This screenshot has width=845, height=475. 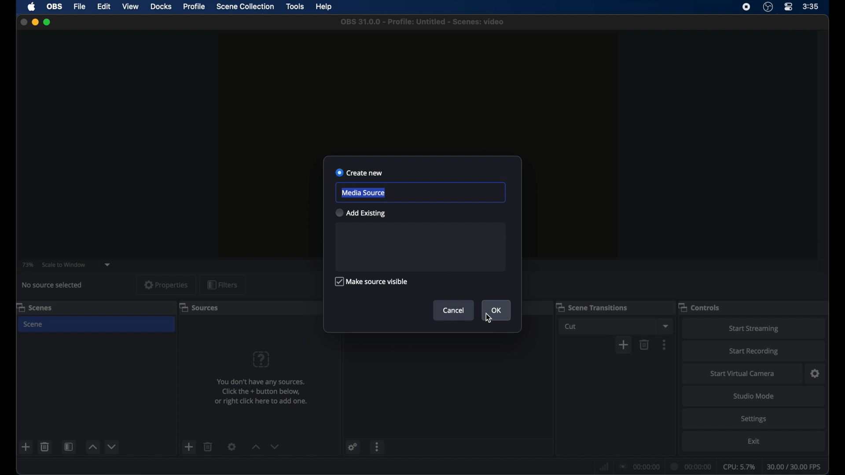 I want to click on cancel, so click(x=454, y=310).